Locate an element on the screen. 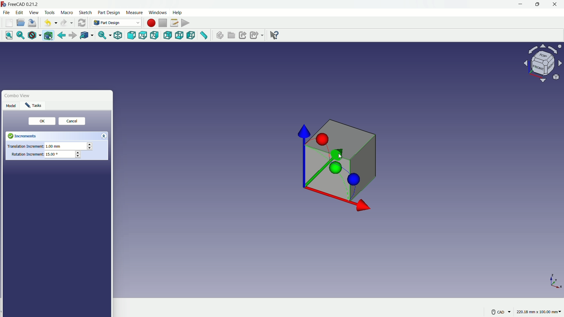 Image resolution: width=564 pixels, height=317 pixels. windows is located at coordinates (157, 12).